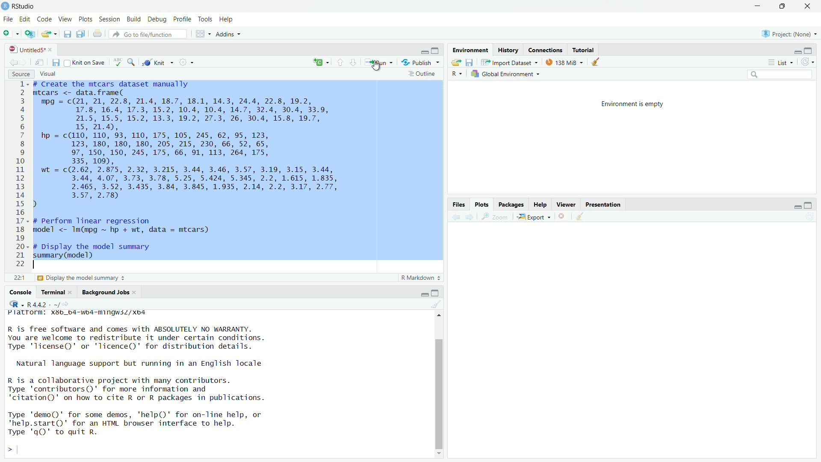  What do you see at coordinates (24, 63) in the screenshot?
I see `go forward` at bounding box center [24, 63].